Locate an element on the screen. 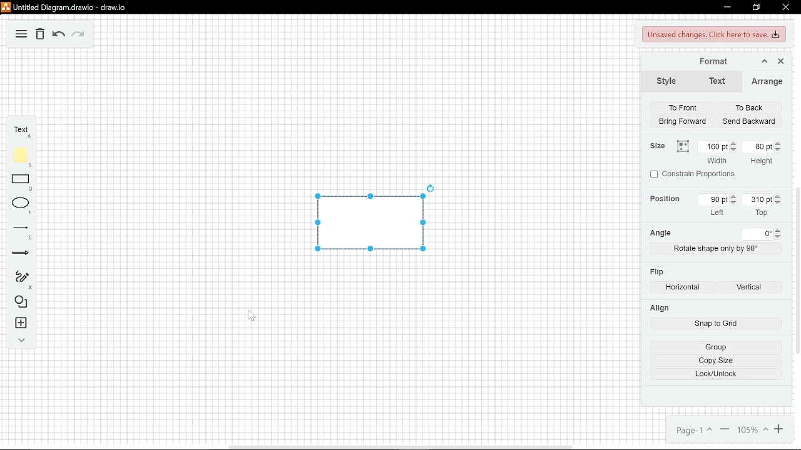 Image resolution: width=801 pixels, height=450 pixels. decrease top position is located at coordinates (778, 203).